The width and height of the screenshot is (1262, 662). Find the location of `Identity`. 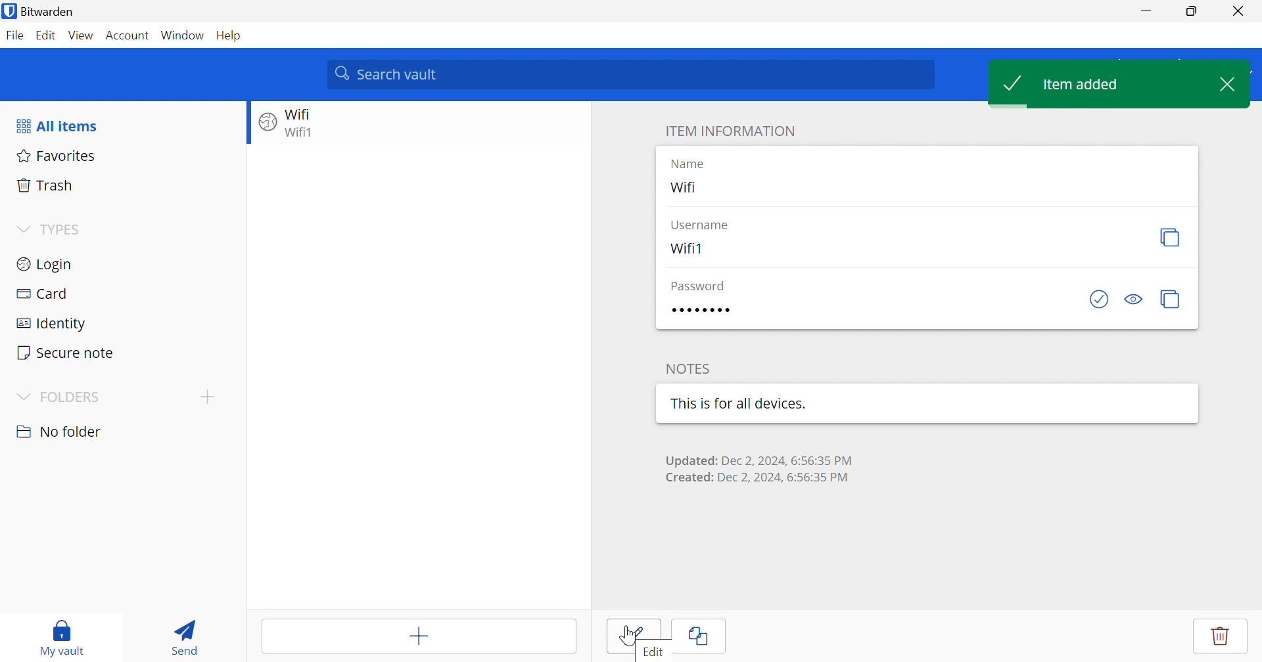

Identity is located at coordinates (53, 324).